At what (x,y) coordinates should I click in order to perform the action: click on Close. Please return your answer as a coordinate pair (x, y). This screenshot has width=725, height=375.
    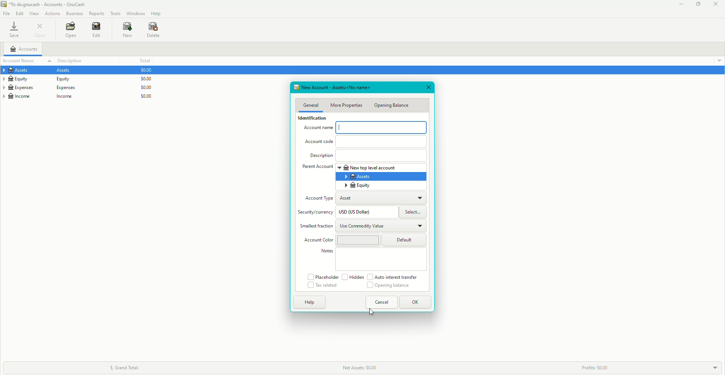
    Looking at the image, I should click on (429, 87).